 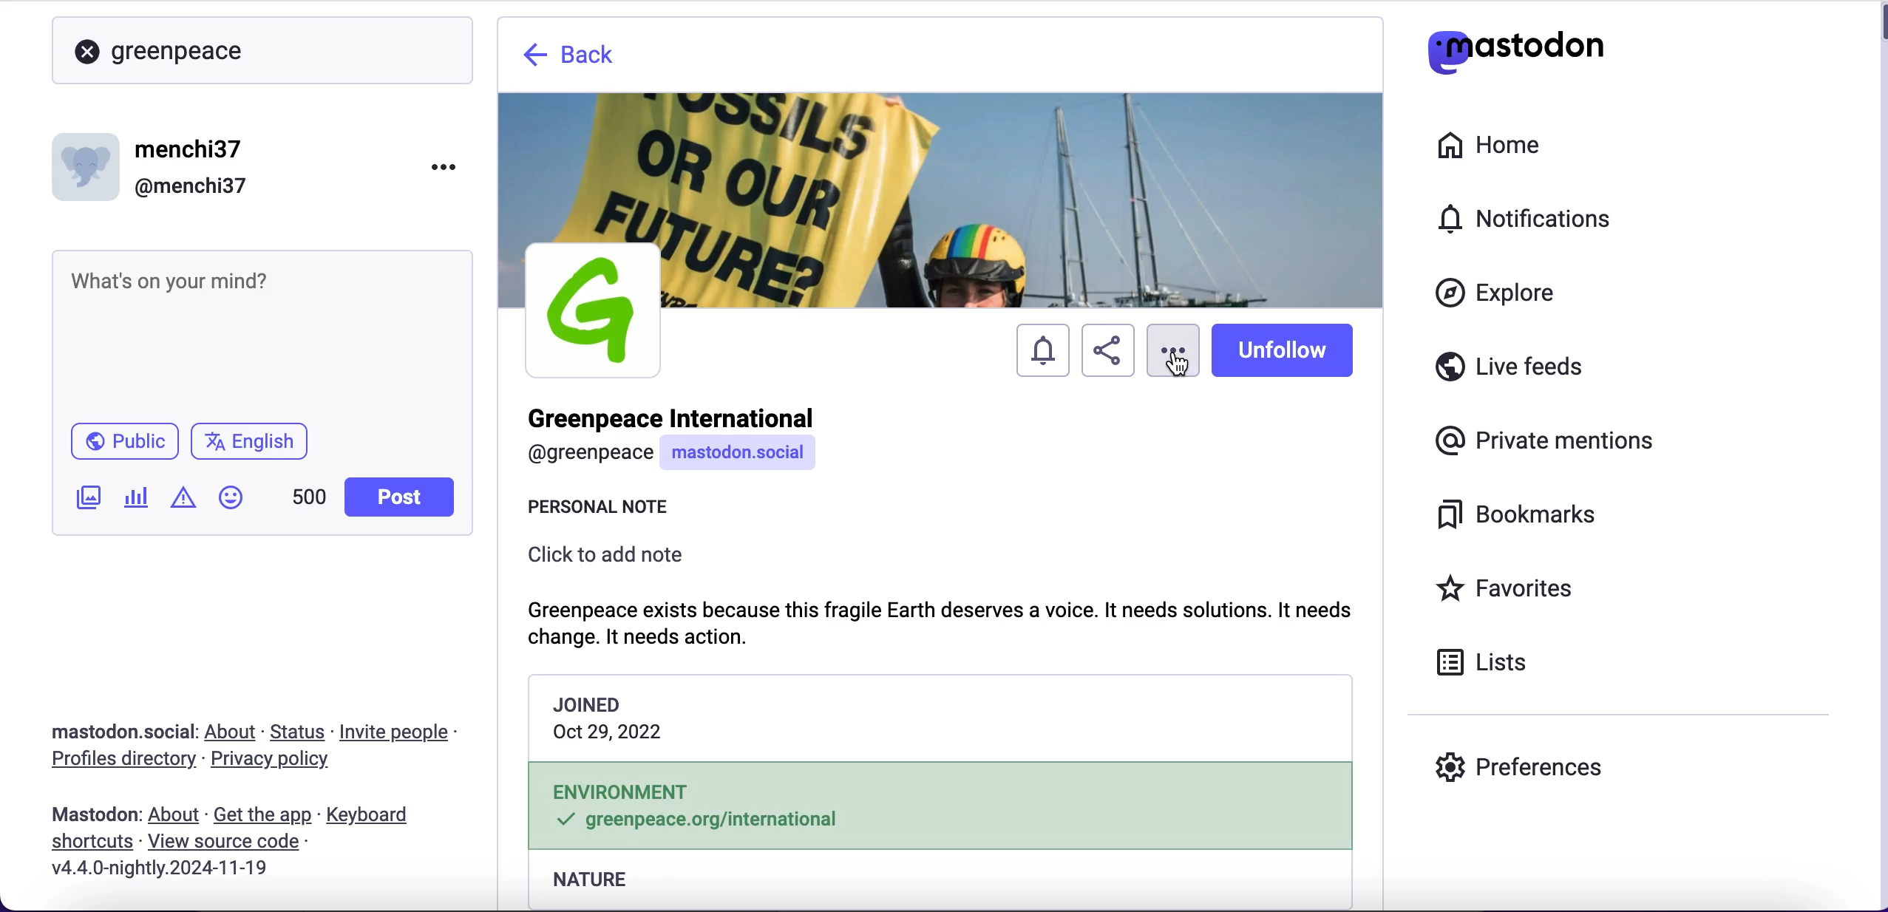 What do you see at coordinates (309, 500) in the screenshot?
I see `characters` at bounding box center [309, 500].